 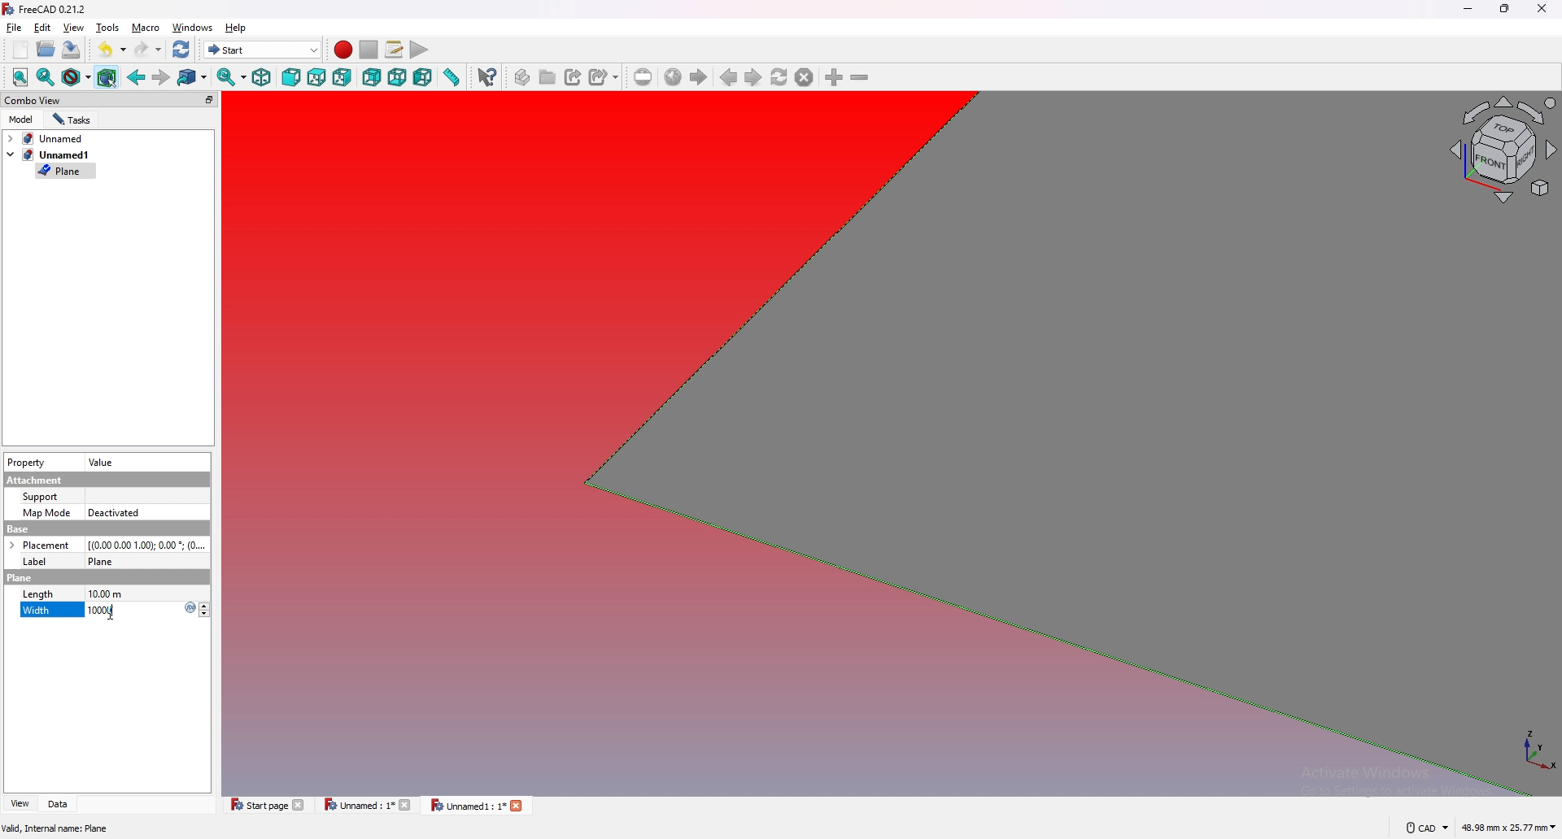 I want to click on zoom out, so click(x=859, y=76).